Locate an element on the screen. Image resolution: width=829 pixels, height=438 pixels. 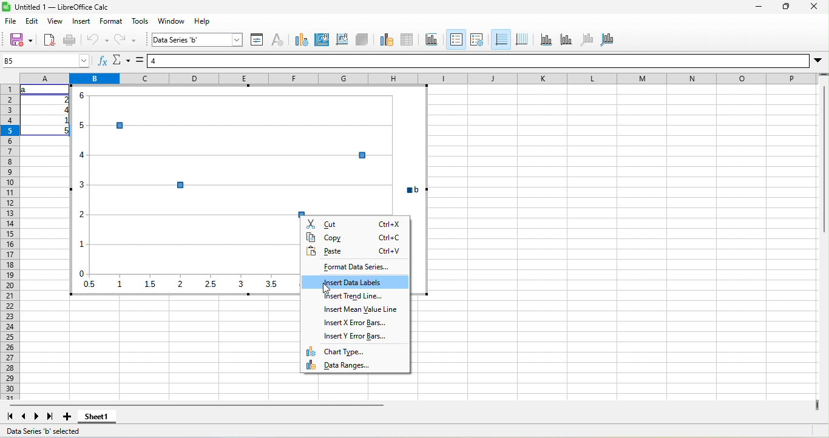
copy is located at coordinates (354, 237).